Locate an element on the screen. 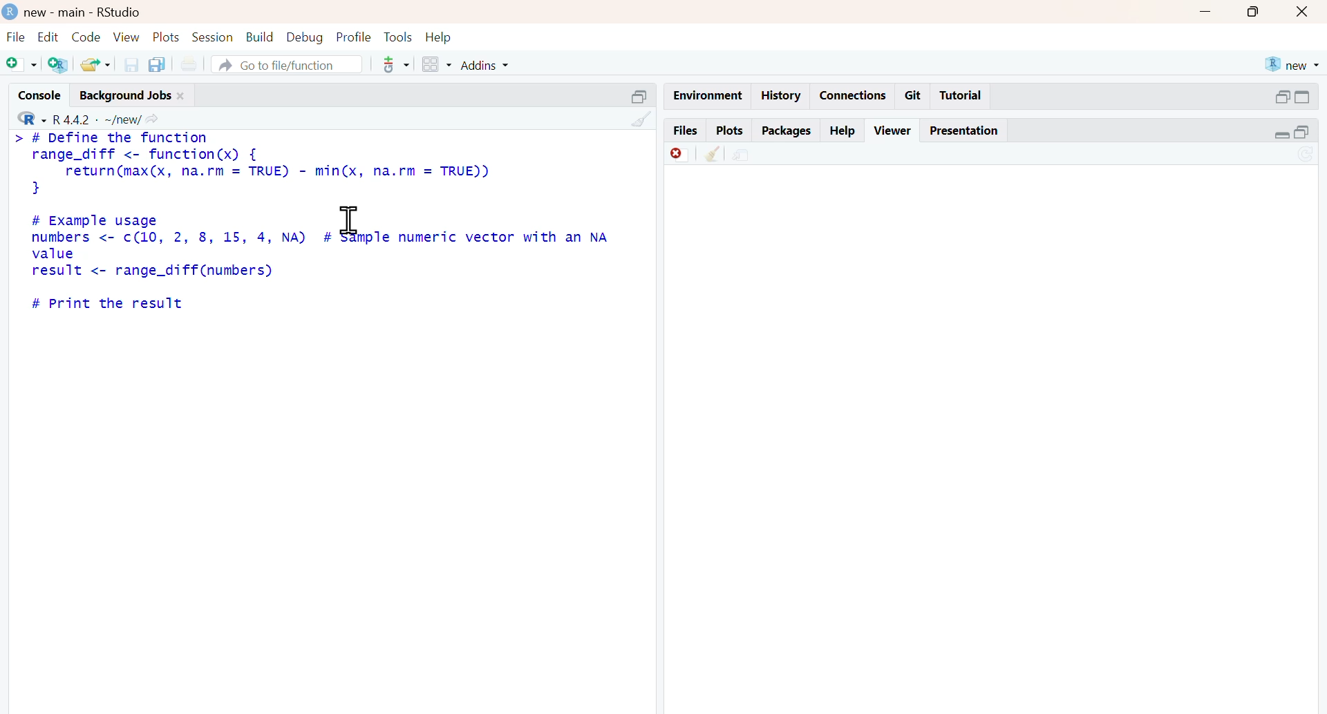  debug is located at coordinates (305, 38).